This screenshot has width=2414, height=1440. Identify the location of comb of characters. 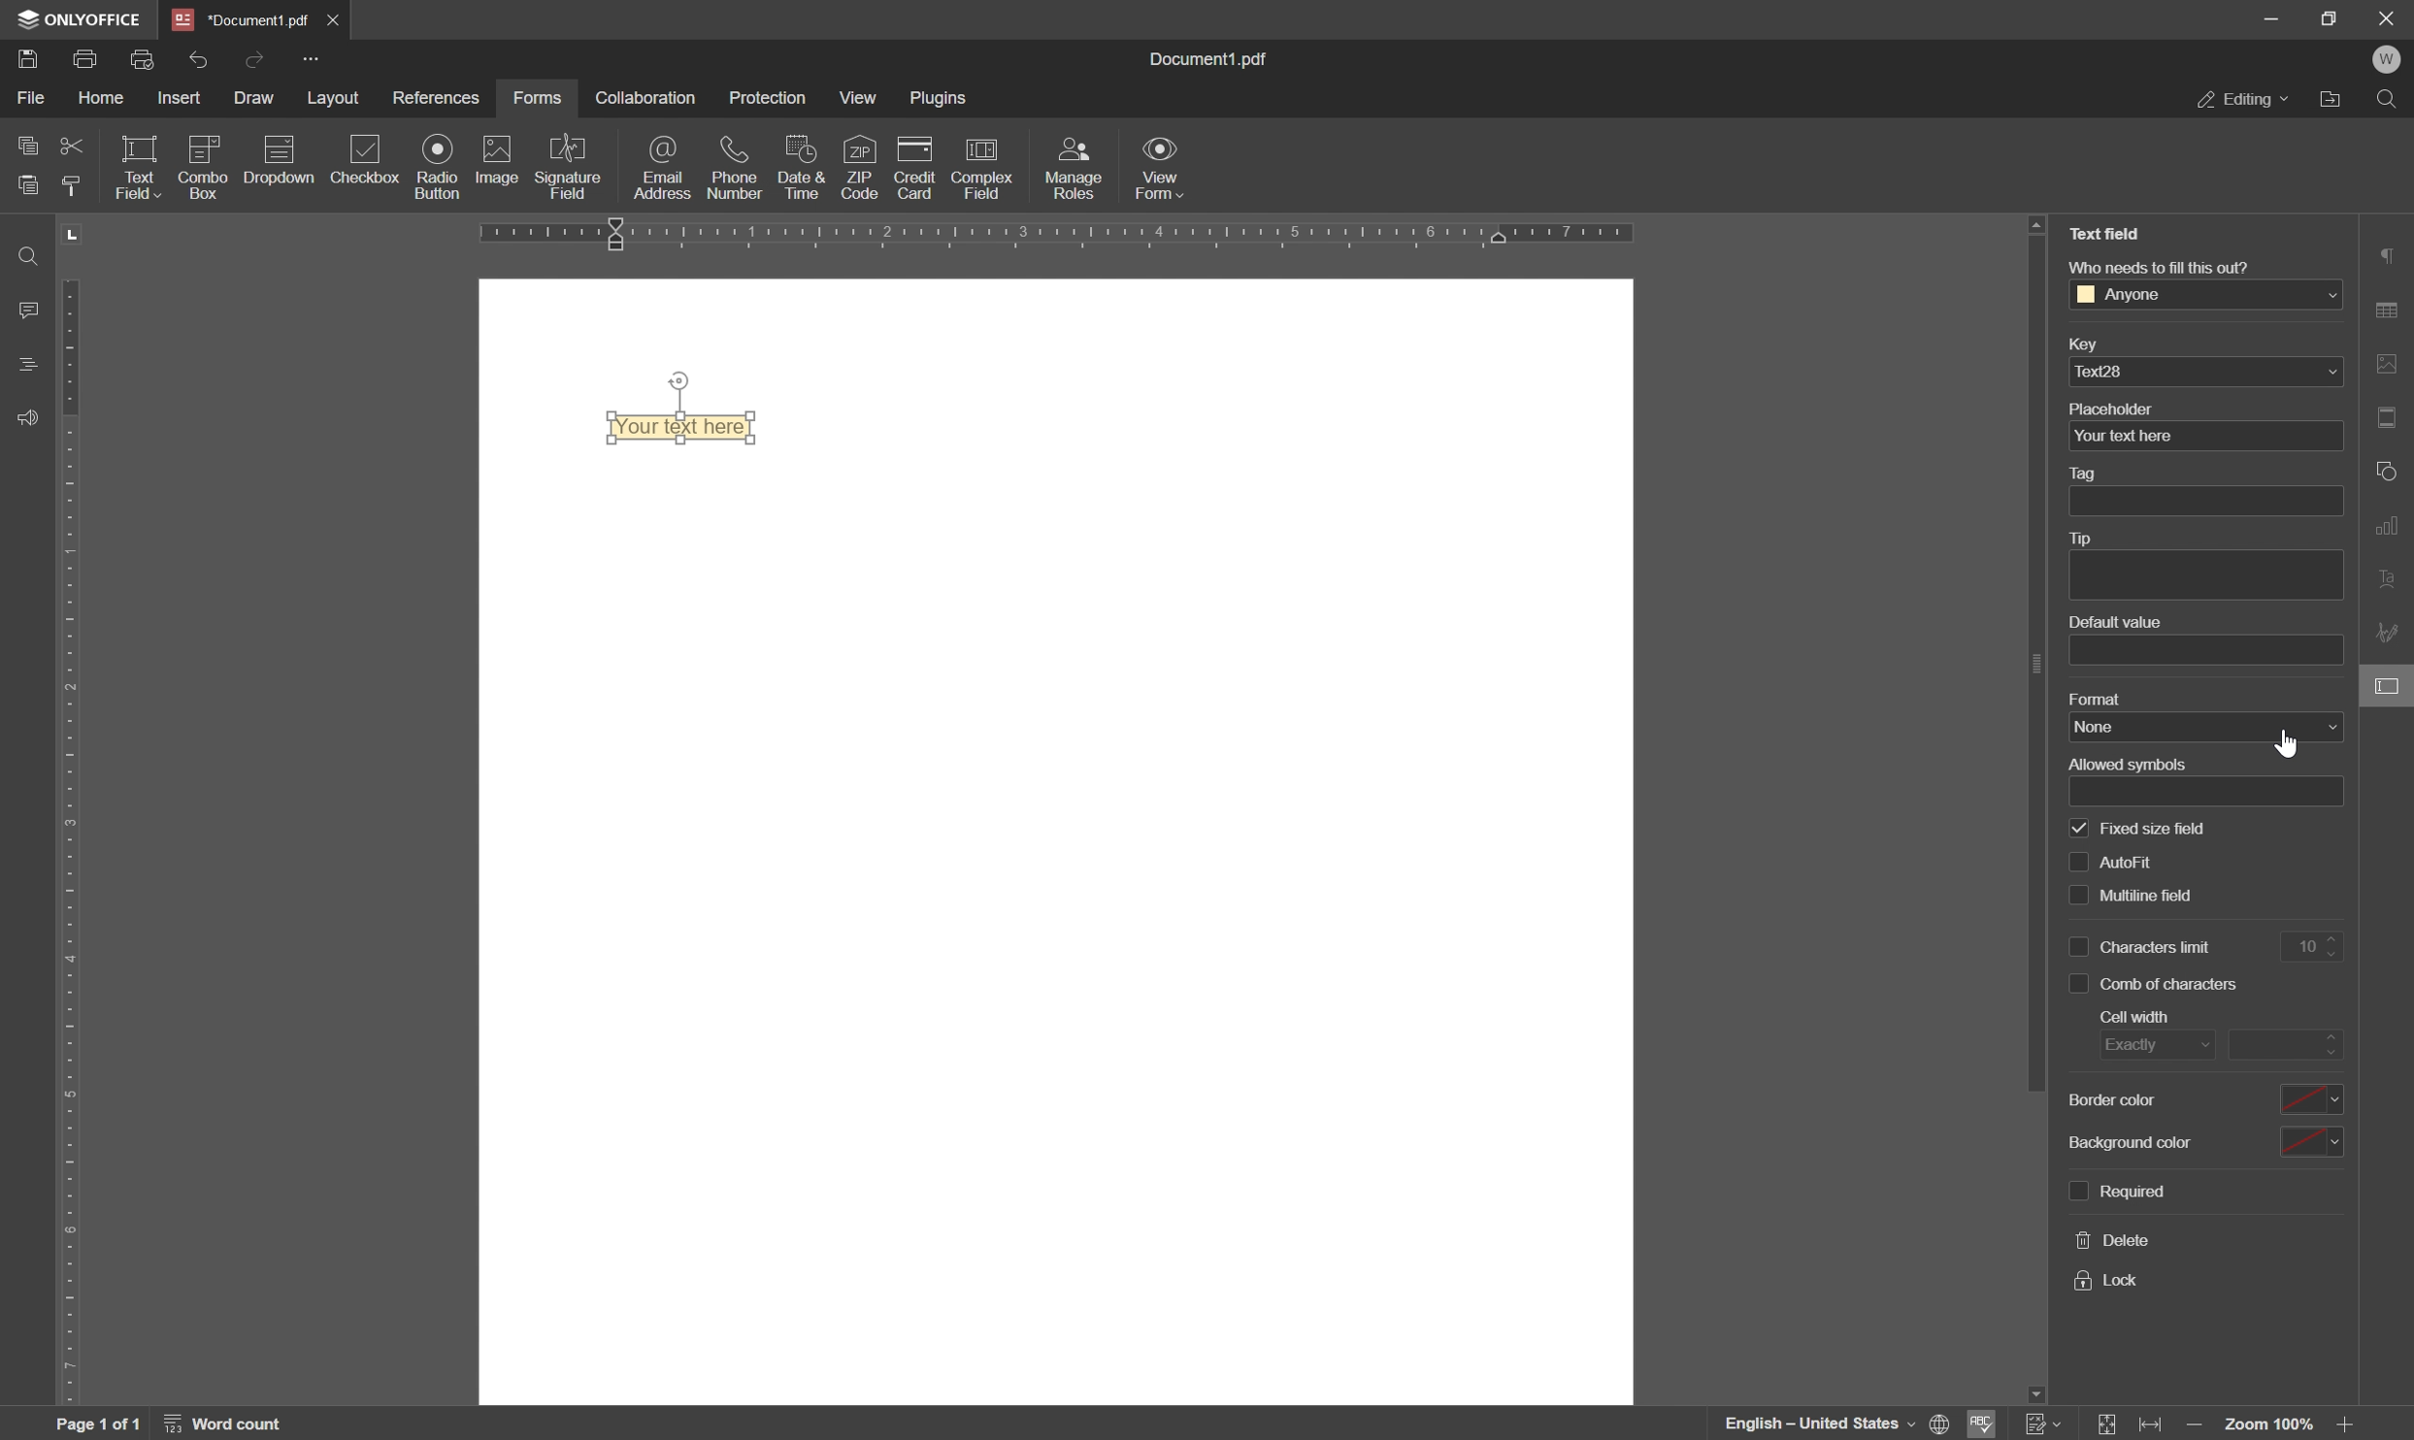
(2155, 985).